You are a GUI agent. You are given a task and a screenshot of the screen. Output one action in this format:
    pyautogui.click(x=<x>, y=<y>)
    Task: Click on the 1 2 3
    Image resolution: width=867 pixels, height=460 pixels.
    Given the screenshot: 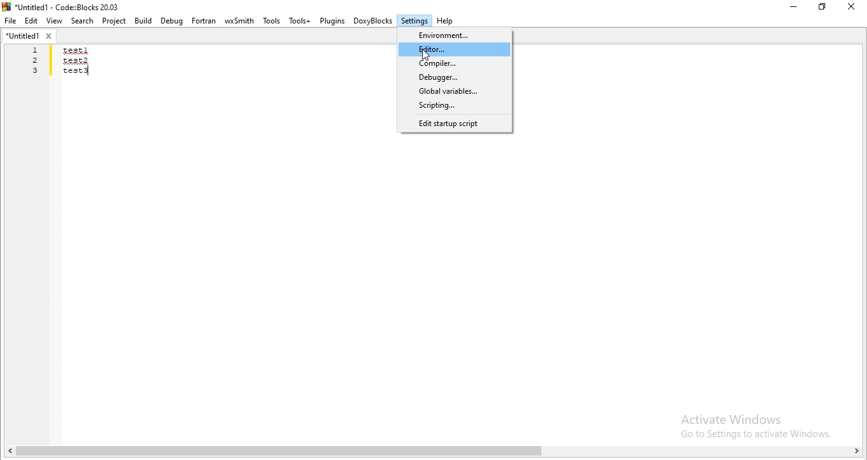 What is the action you would take?
    pyautogui.click(x=36, y=61)
    